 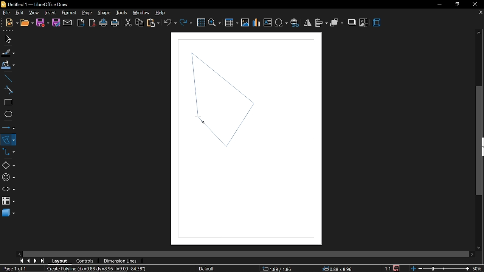 I want to click on move left, so click(x=19, y=253).